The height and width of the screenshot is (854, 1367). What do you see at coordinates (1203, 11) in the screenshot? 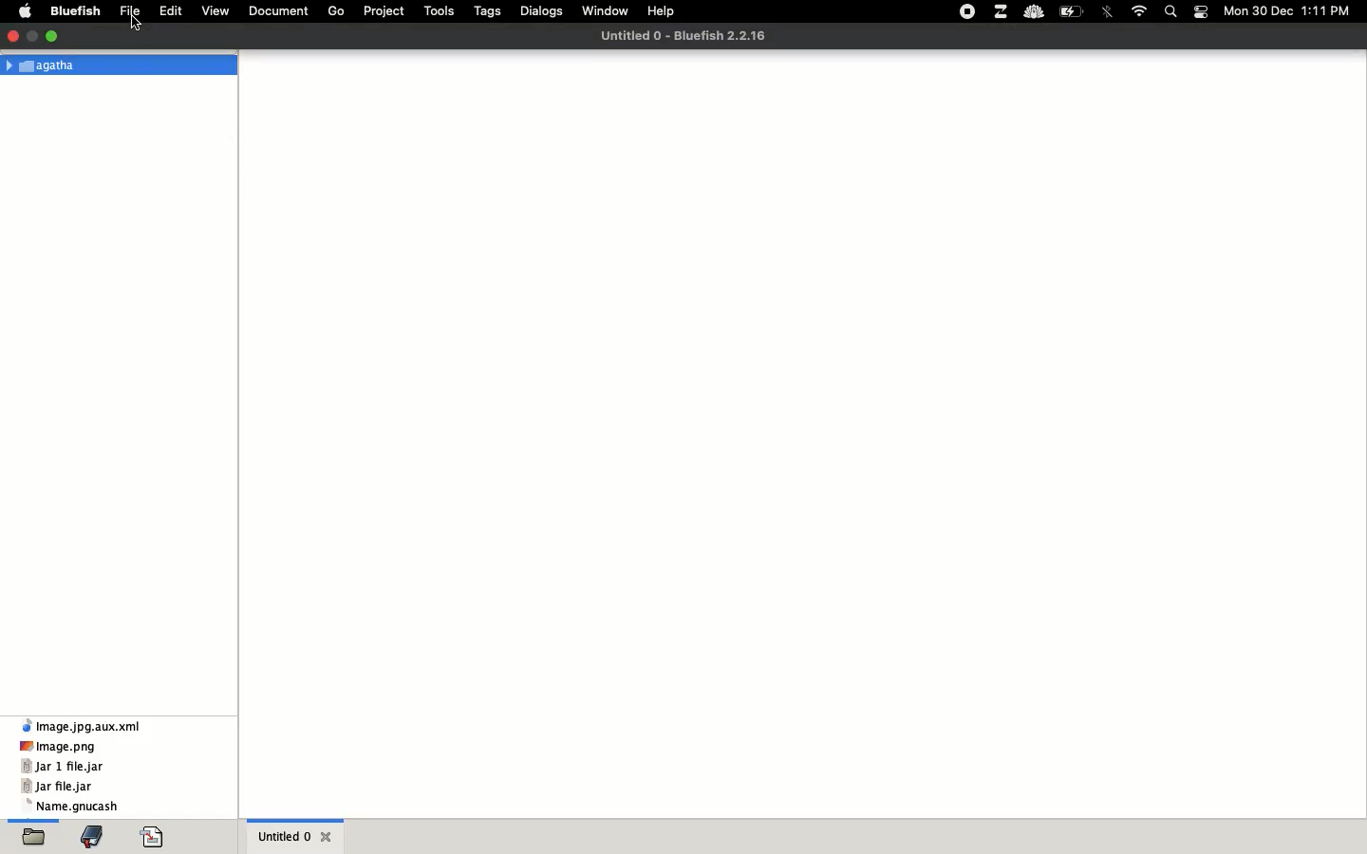
I see `notification` at bounding box center [1203, 11].